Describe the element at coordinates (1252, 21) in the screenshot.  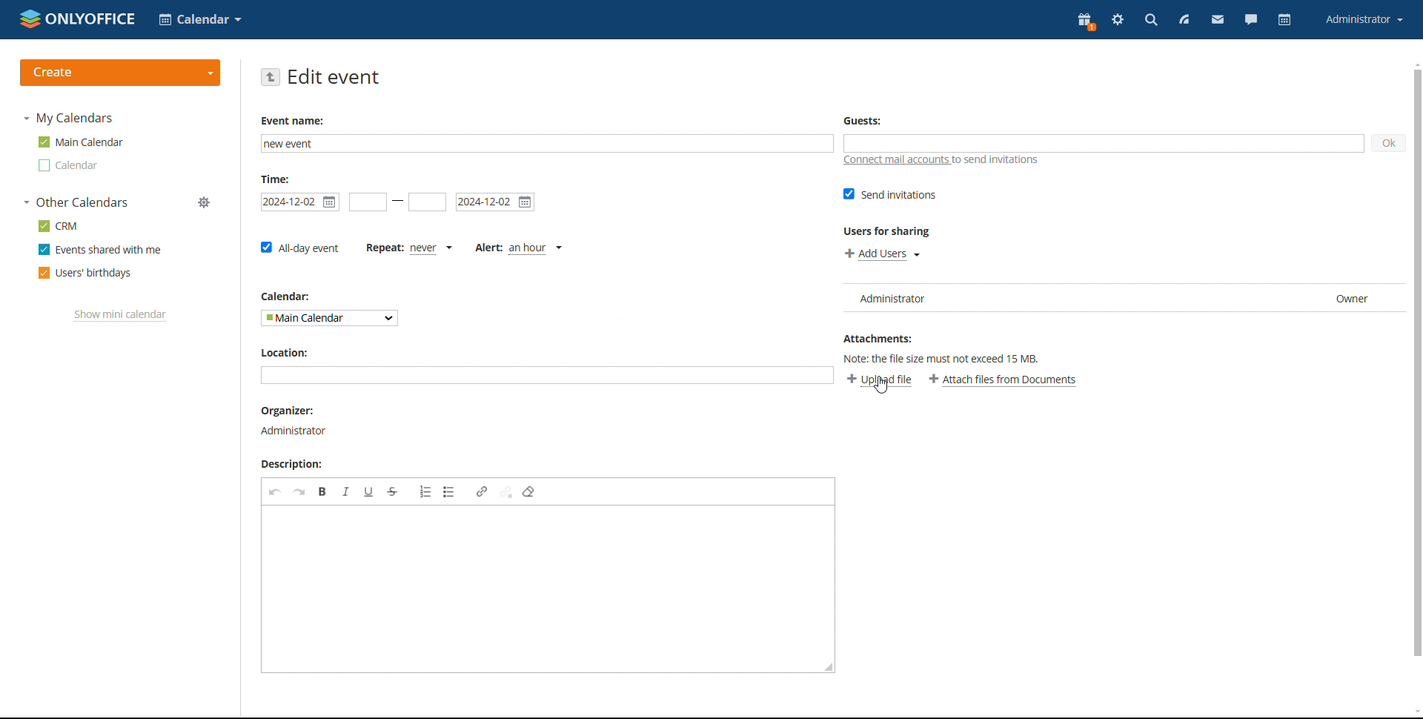
I see `chat` at that location.